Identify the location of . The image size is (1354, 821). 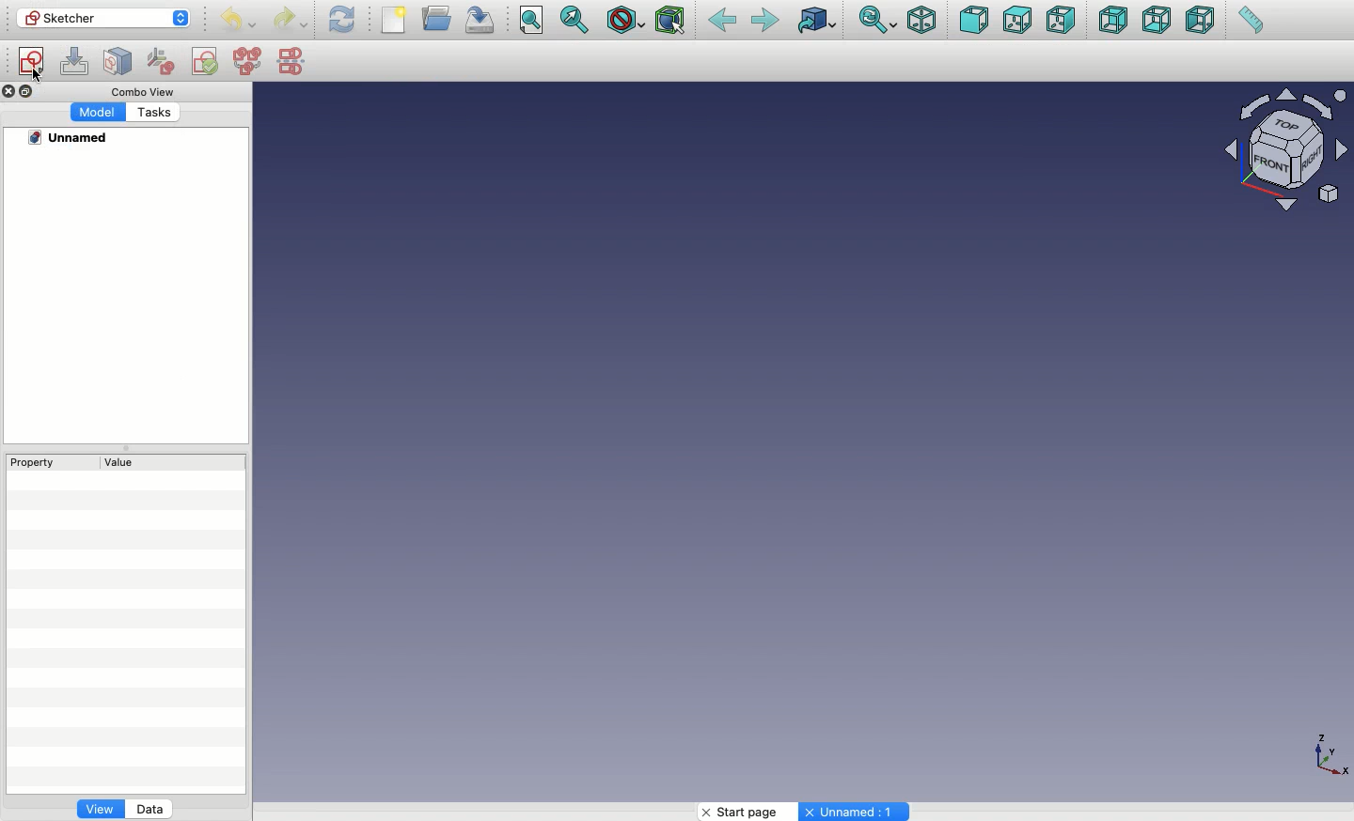
(9, 92).